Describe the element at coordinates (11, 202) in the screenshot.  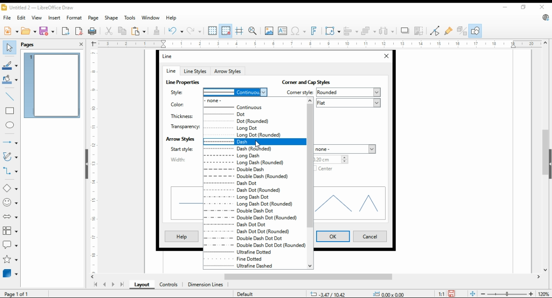
I see `symbol shapes` at that location.